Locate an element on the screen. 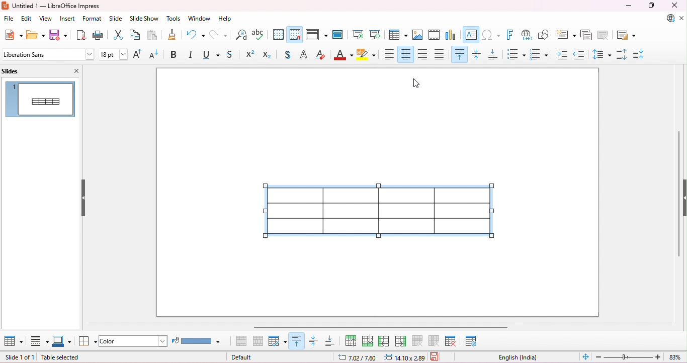 Image resolution: width=687 pixels, height=363 pixels. insert above is located at coordinates (352, 339).